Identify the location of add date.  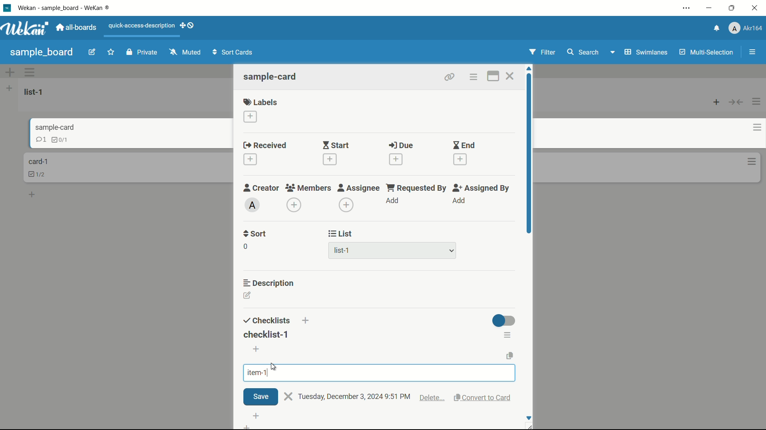
(397, 159).